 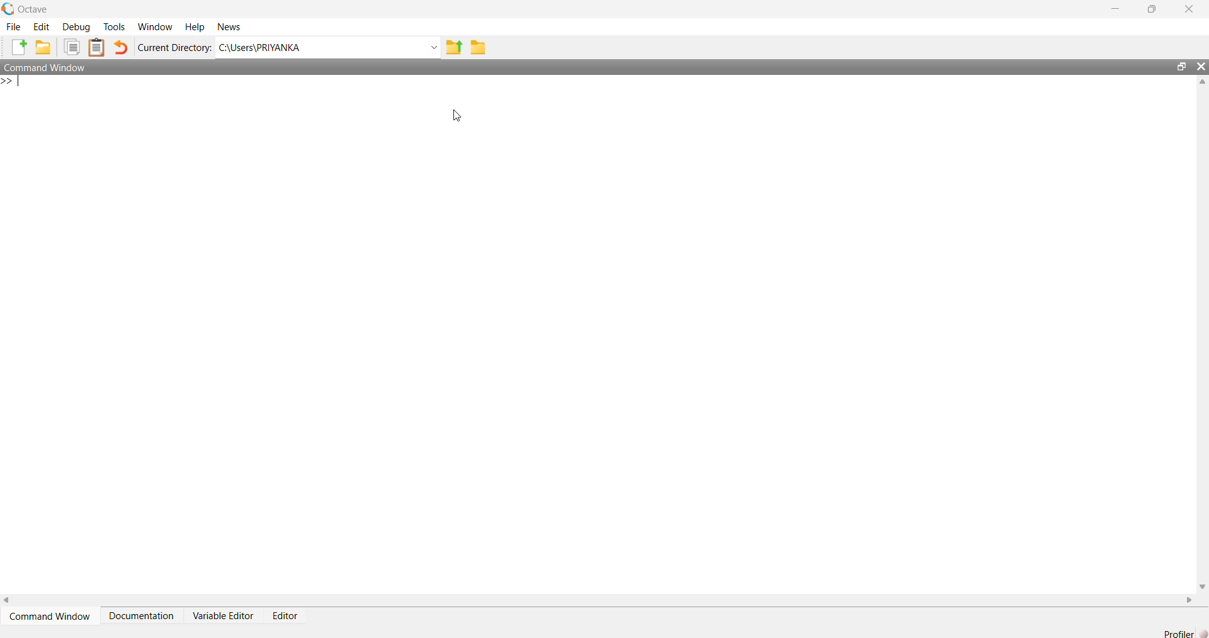 What do you see at coordinates (1187, 600) in the screenshot?
I see `Right` at bounding box center [1187, 600].